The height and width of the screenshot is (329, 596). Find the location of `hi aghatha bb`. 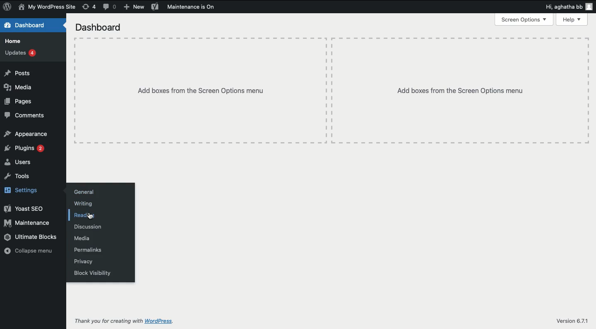

hi aghatha bb is located at coordinates (570, 7).